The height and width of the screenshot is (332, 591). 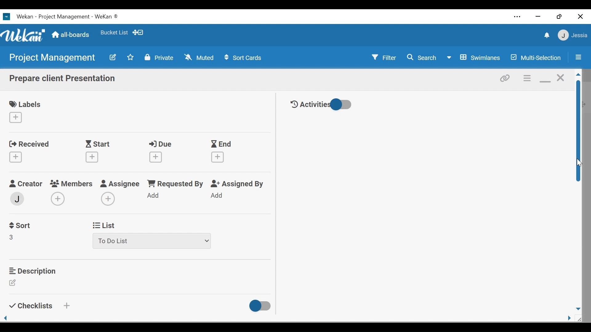 What do you see at coordinates (12, 284) in the screenshot?
I see `Edit` at bounding box center [12, 284].